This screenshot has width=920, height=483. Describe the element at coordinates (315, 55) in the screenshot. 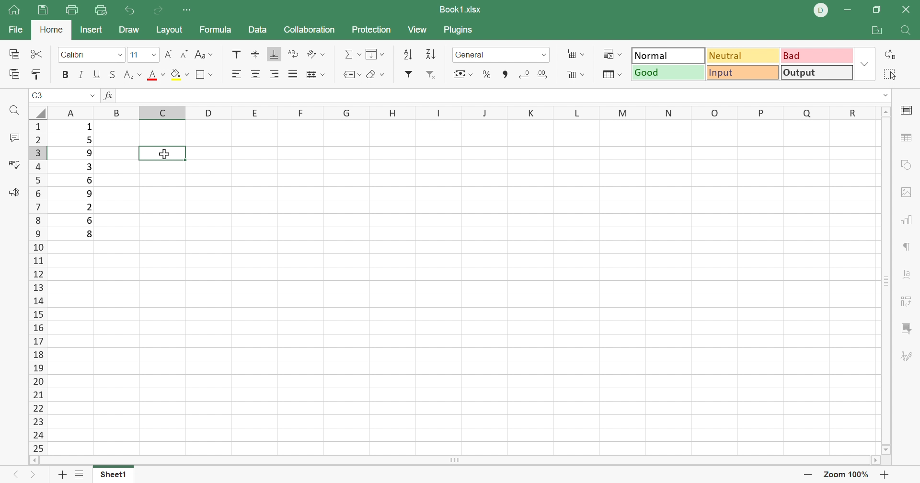

I see `Orientation` at that location.